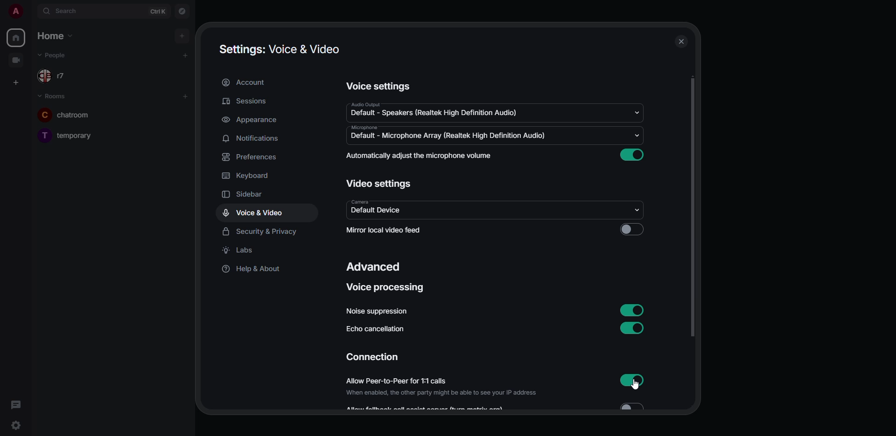  What do you see at coordinates (73, 115) in the screenshot?
I see `chatroom` at bounding box center [73, 115].